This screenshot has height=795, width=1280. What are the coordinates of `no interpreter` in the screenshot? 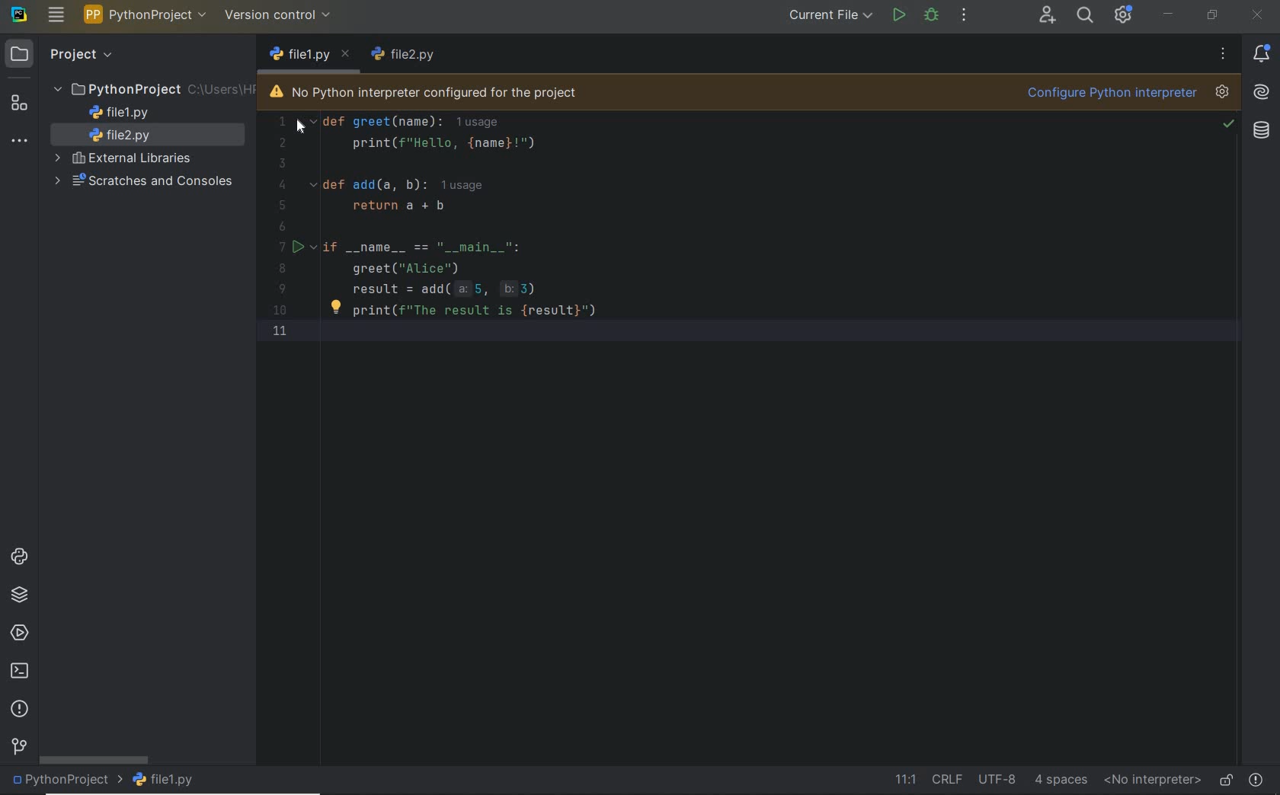 It's located at (1152, 781).